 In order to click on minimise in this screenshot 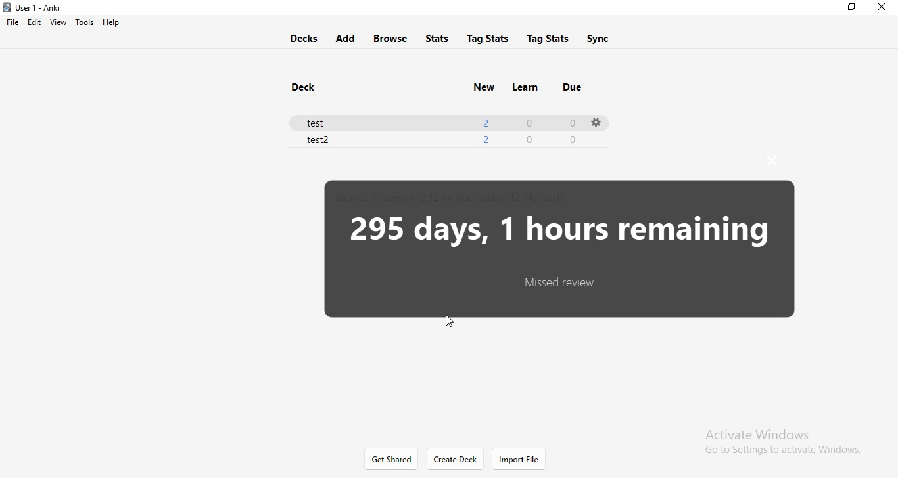, I will do `click(821, 9)`.